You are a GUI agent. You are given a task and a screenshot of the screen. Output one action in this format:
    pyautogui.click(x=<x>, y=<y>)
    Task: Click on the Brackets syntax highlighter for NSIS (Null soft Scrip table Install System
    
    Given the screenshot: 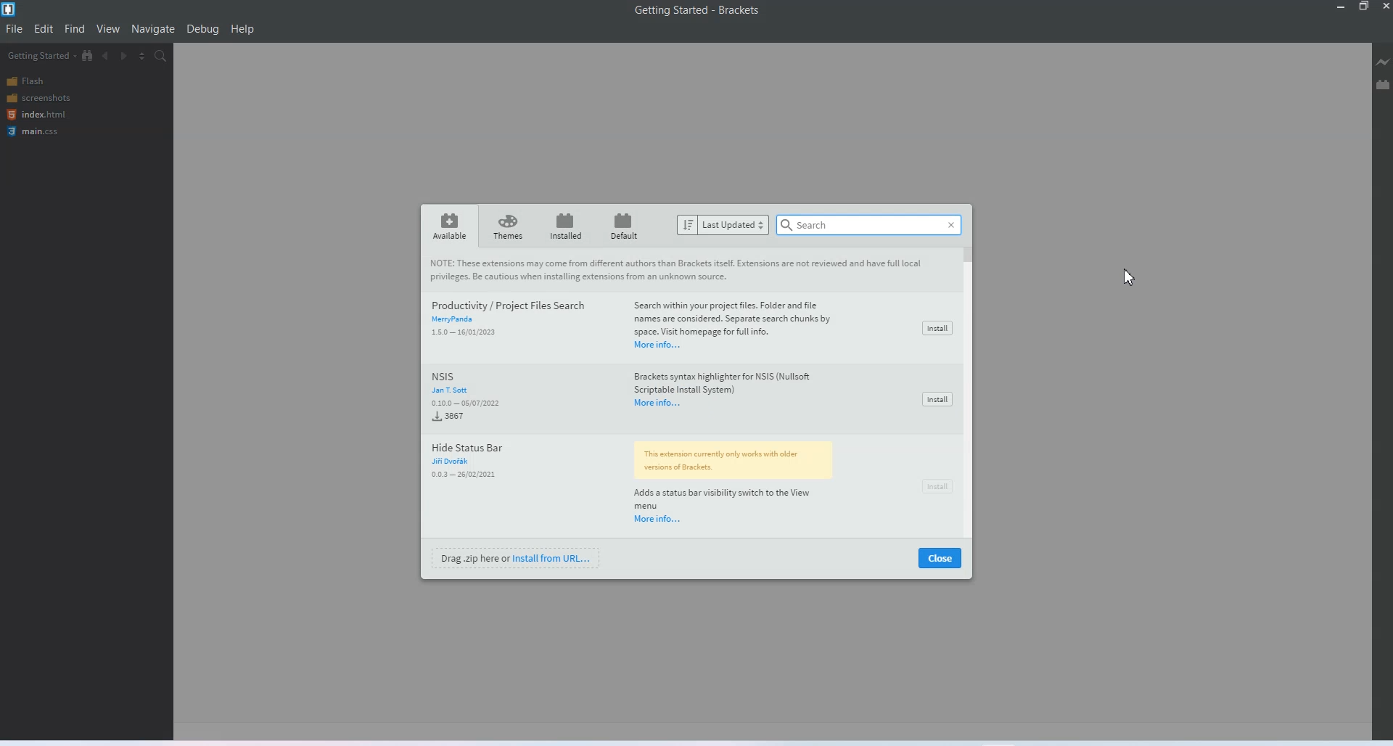 What is the action you would take?
    pyautogui.click(x=727, y=383)
    